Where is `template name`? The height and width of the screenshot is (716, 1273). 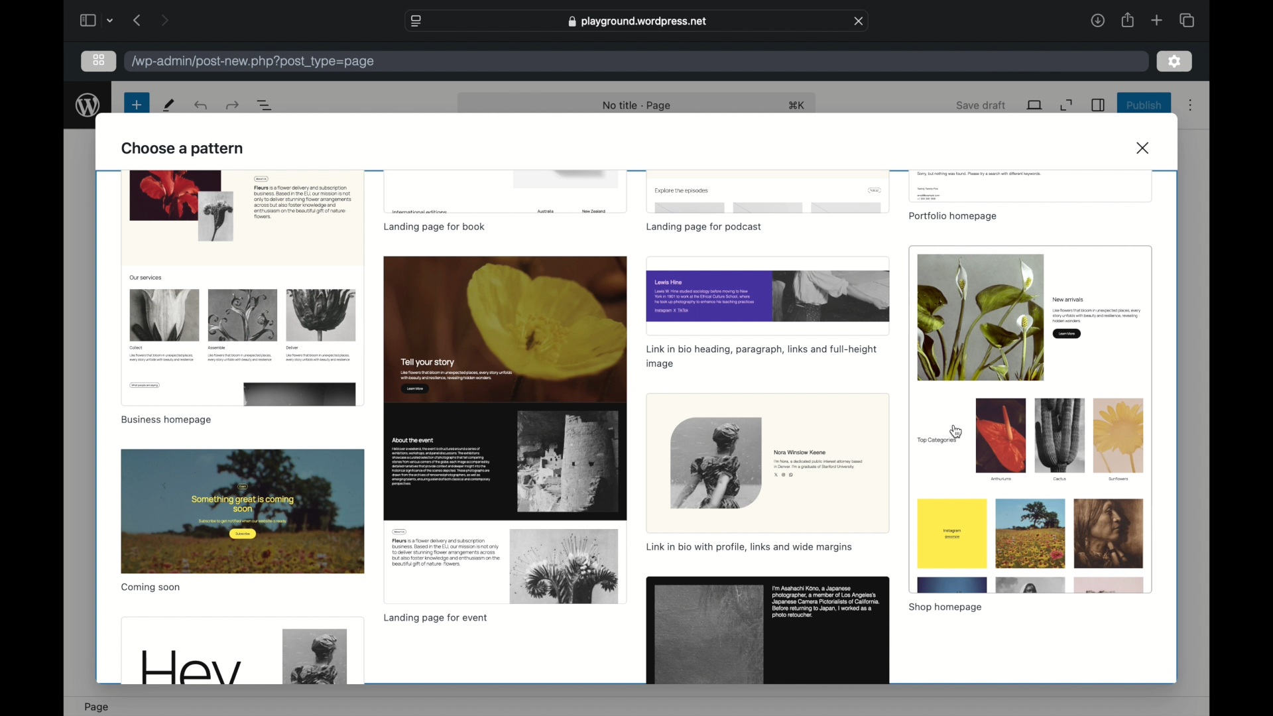
template name is located at coordinates (955, 217).